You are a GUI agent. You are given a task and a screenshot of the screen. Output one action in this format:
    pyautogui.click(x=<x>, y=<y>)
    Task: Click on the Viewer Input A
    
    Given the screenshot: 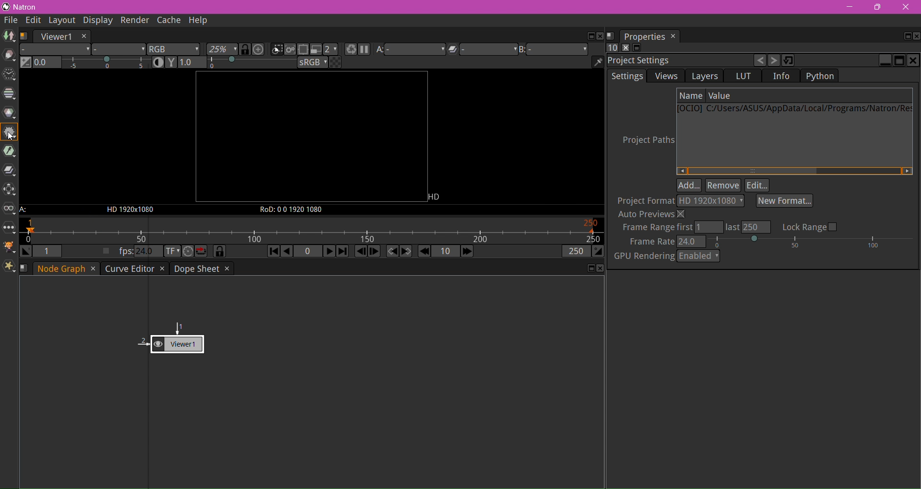 What is the action you would take?
    pyautogui.click(x=28, y=210)
    